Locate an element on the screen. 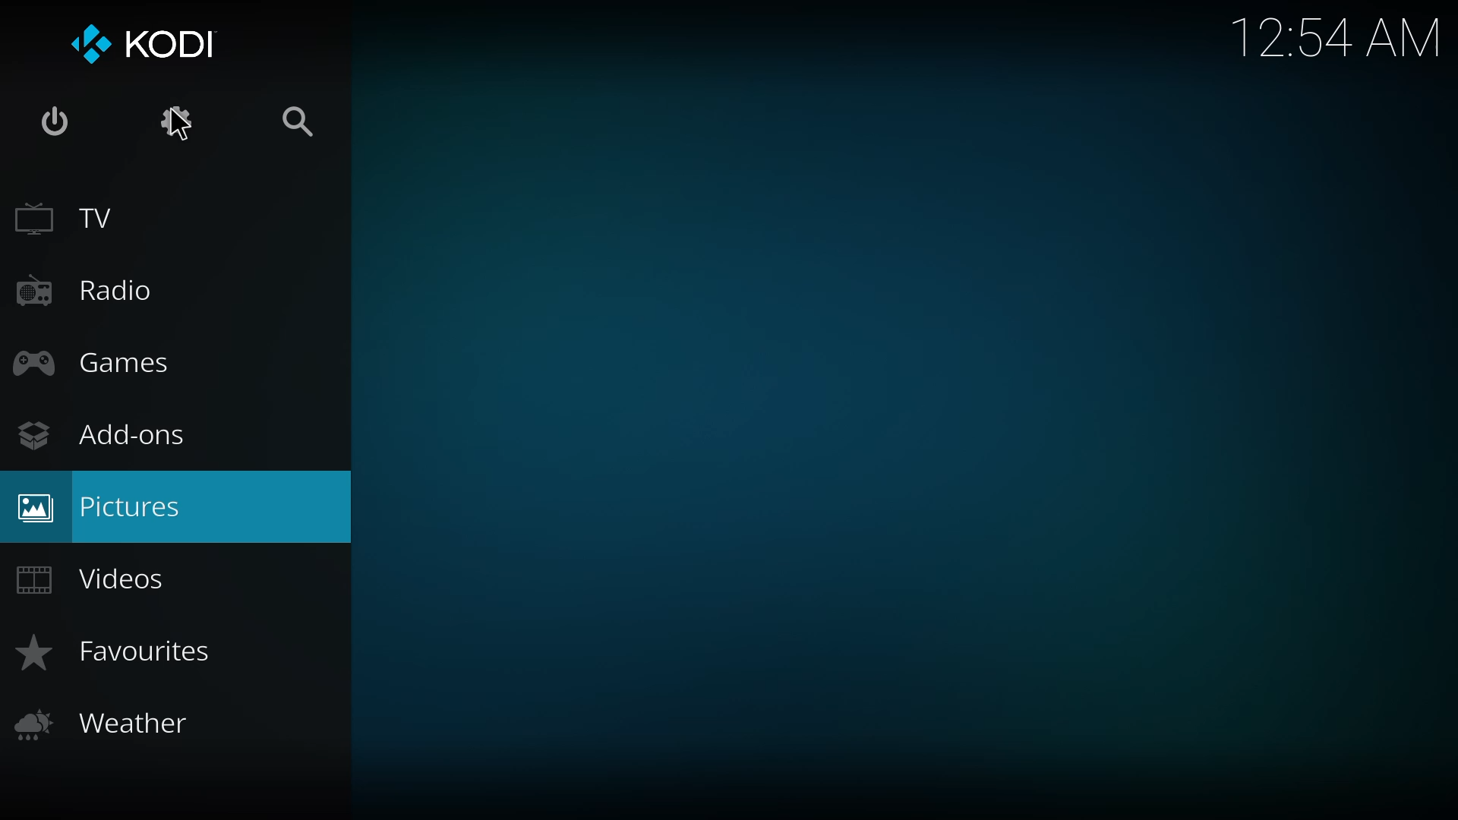 This screenshot has width=1458, height=820. games is located at coordinates (99, 365).